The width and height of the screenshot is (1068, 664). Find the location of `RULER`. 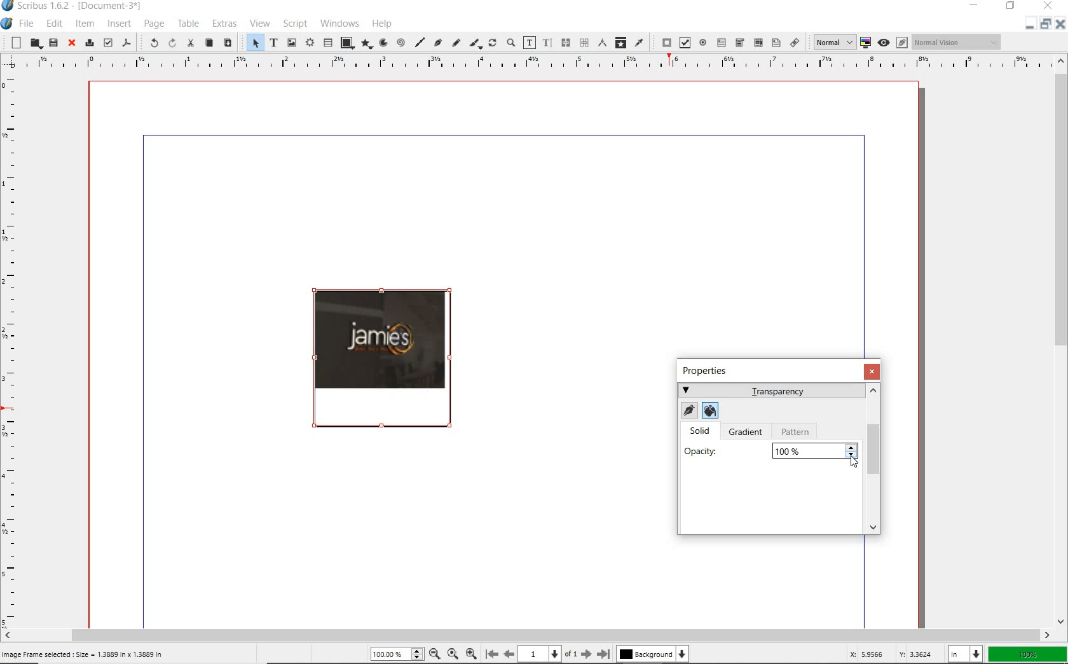

RULER is located at coordinates (523, 62).